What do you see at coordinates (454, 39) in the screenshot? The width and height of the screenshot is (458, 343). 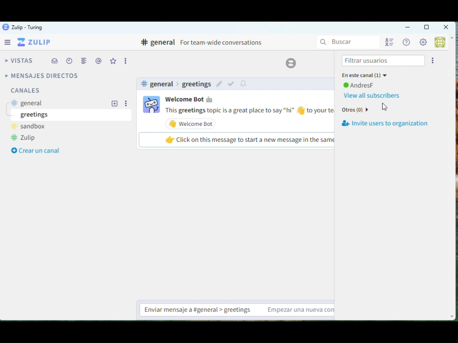 I see `Up` at bounding box center [454, 39].